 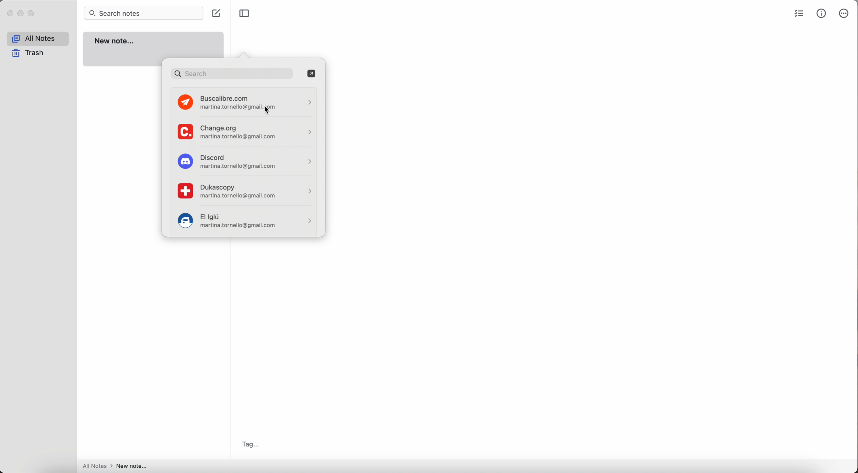 What do you see at coordinates (115, 466) in the screenshot?
I see `all notes > new note` at bounding box center [115, 466].